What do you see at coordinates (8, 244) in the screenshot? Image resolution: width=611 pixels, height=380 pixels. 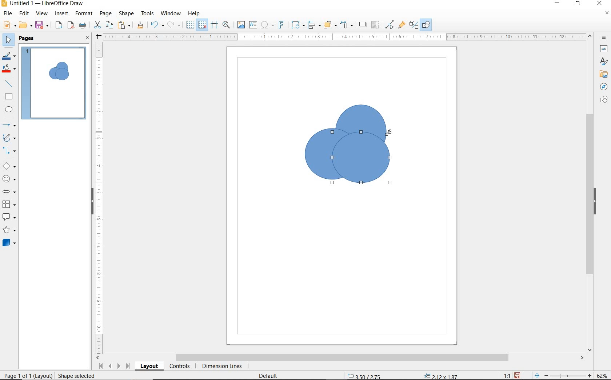 I see `3D OBJECTS` at bounding box center [8, 244].